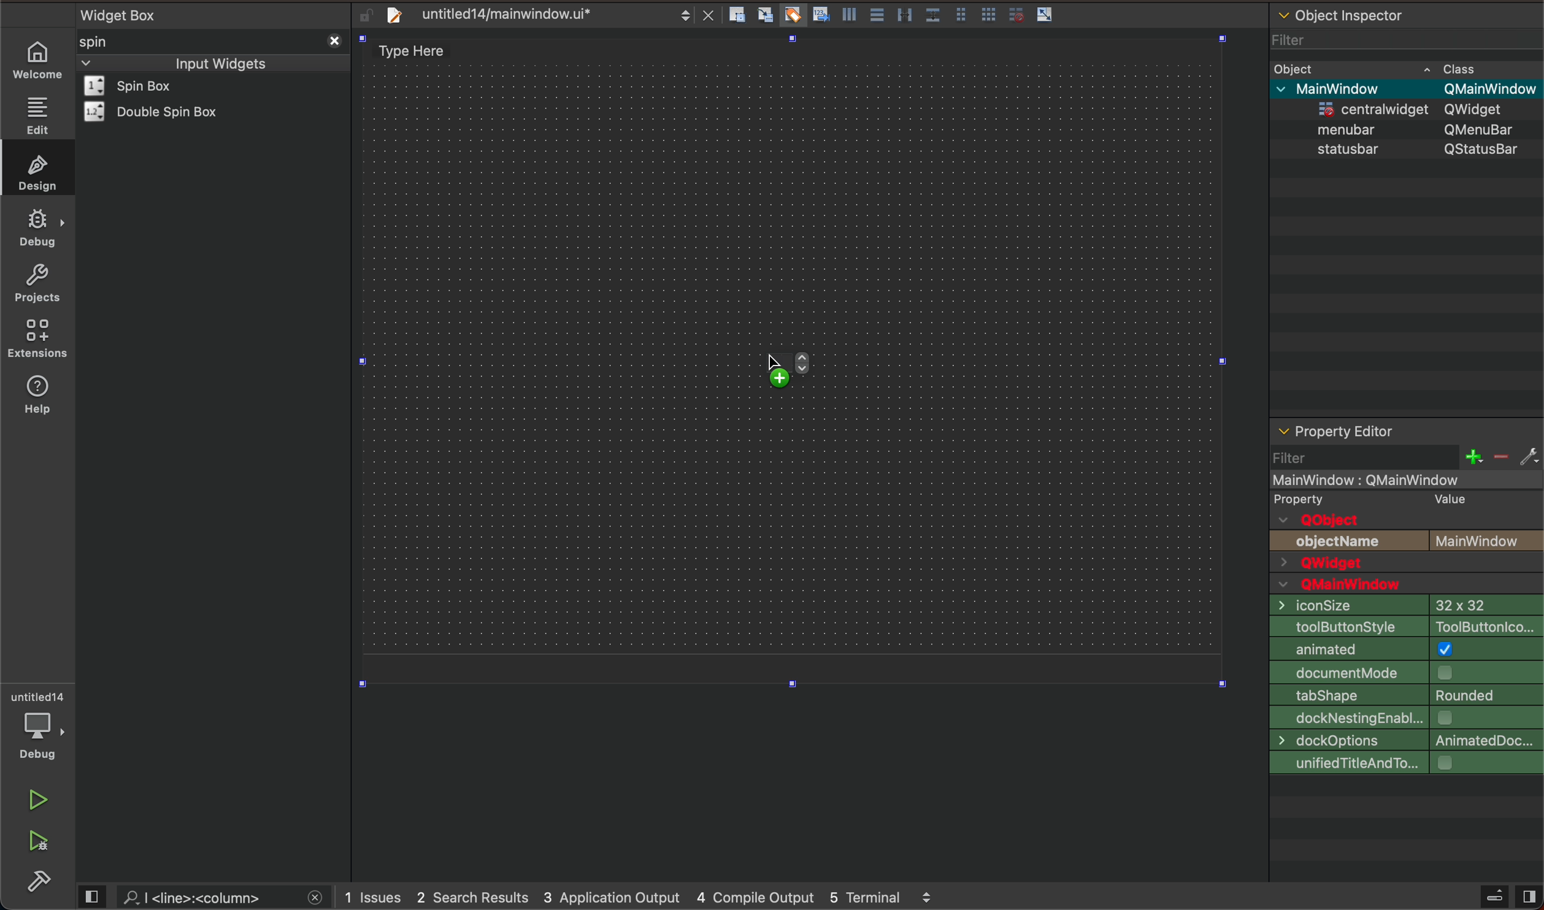 The image size is (1544, 910). I want to click on , so click(1370, 107).